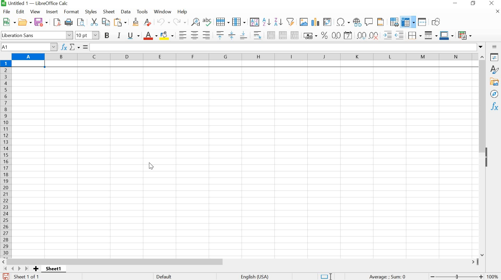 The height and width of the screenshot is (280, 501). What do you see at coordinates (37, 35) in the screenshot?
I see `FONT NAME` at bounding box center [37, 35].